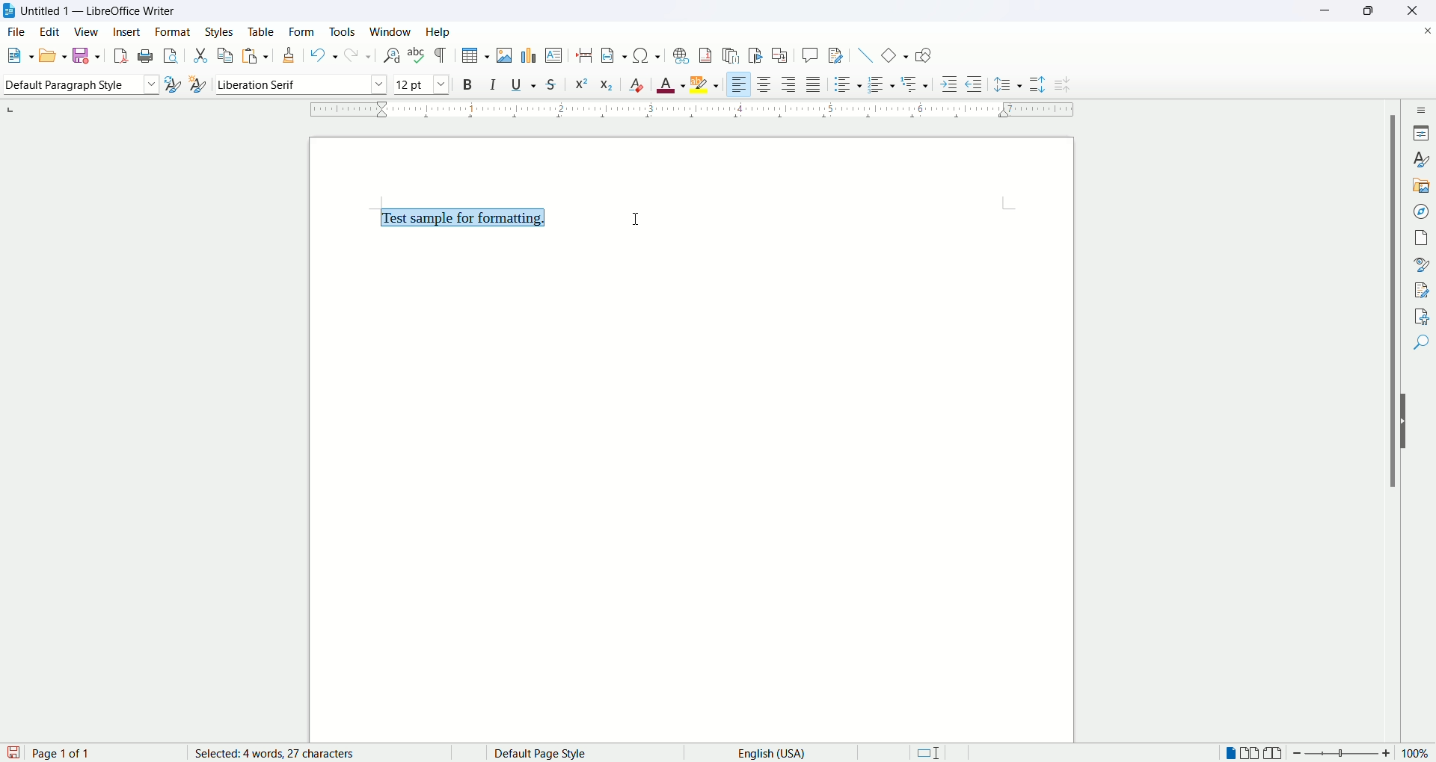 The image size is (1436, 762). I want to click on close, so click(1422, 30).